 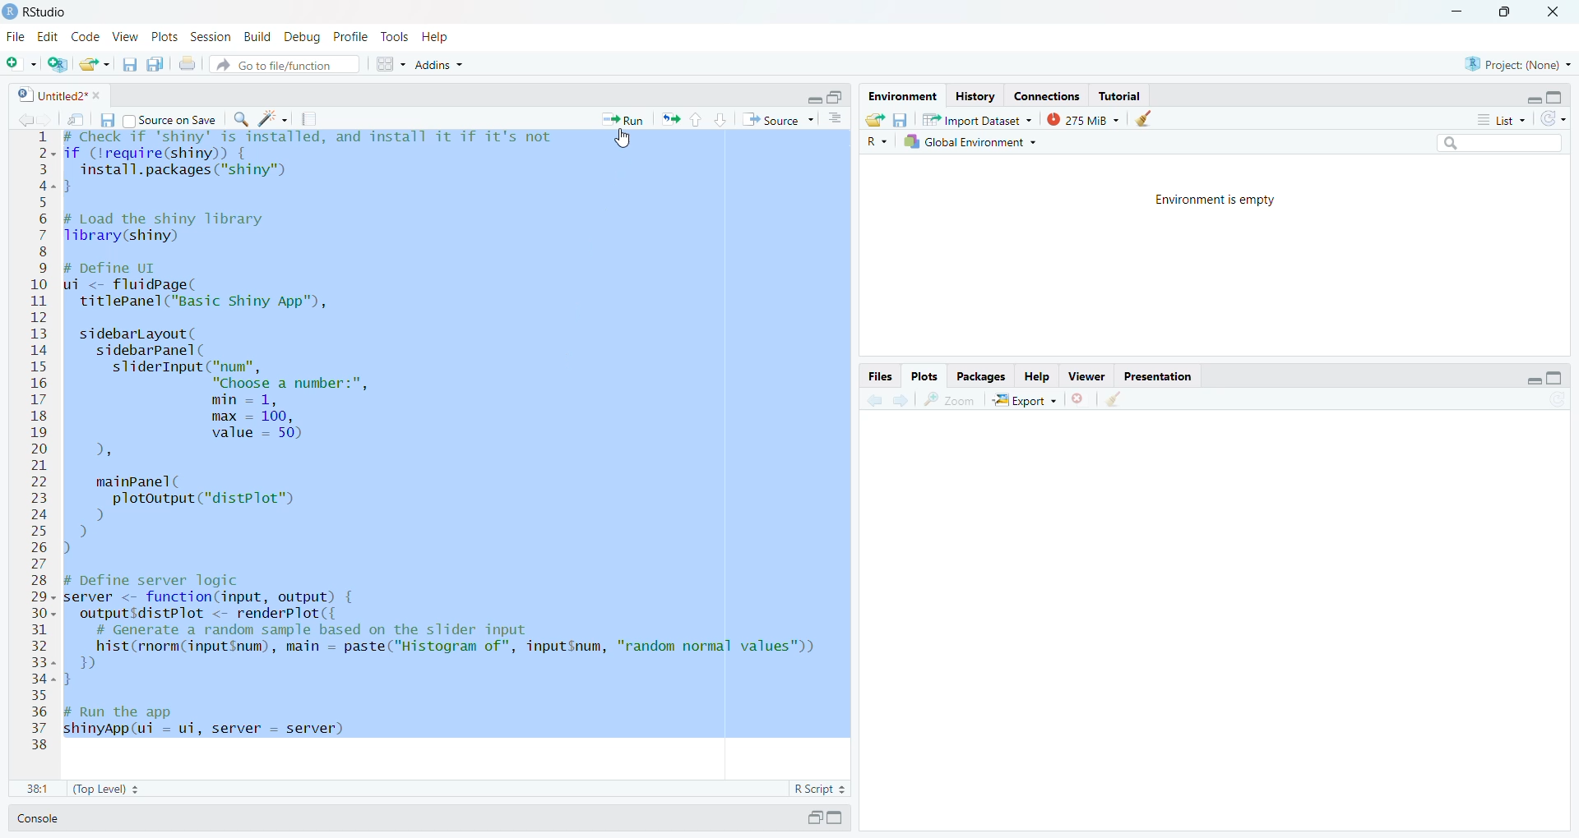 What do you see at coordinates (836, 117) in the screenshot?
I see `options` at bounding box center [836, 117].